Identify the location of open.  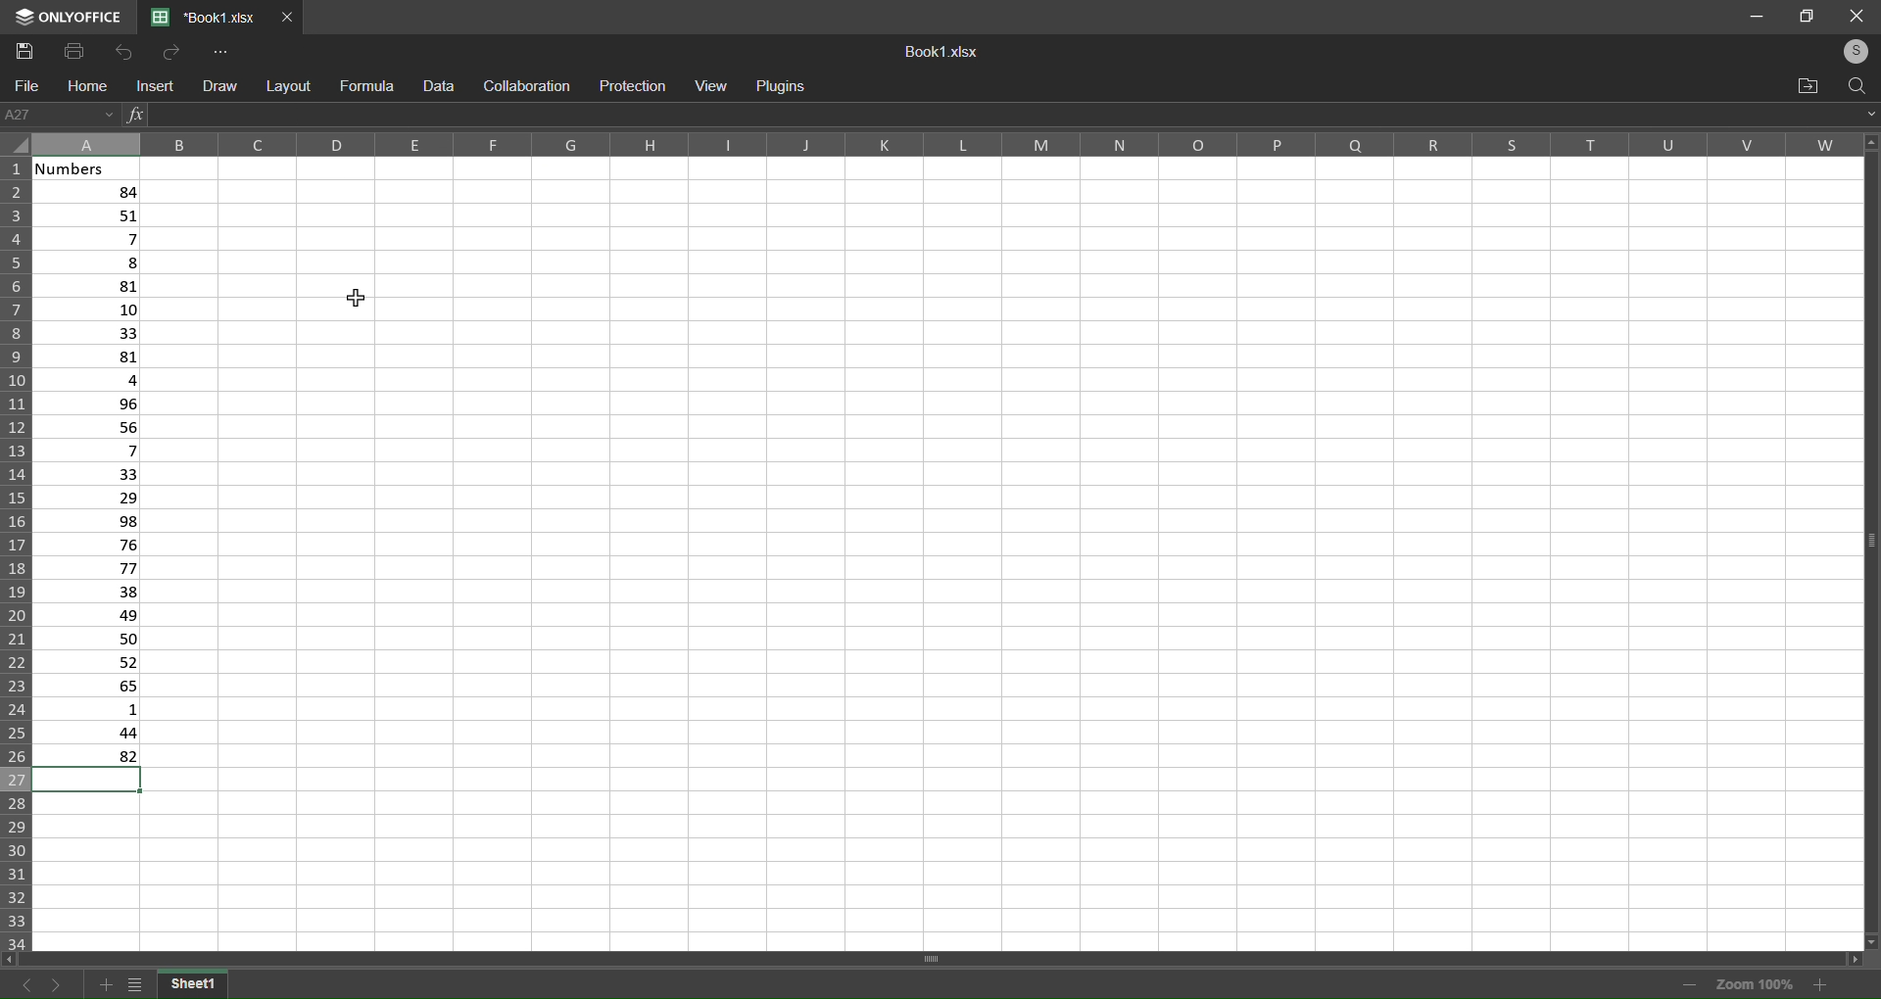
(1806, 83).